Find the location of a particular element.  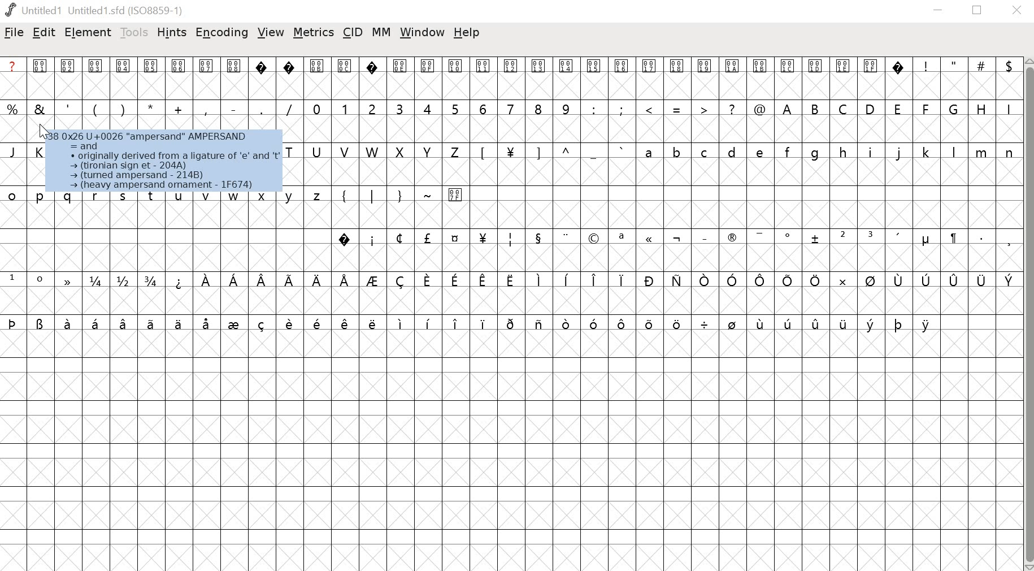

H is located at coordinates (981, 107).